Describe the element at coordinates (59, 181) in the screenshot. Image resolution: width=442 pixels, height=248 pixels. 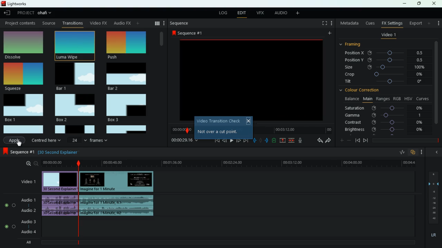
I see `video` at that location.